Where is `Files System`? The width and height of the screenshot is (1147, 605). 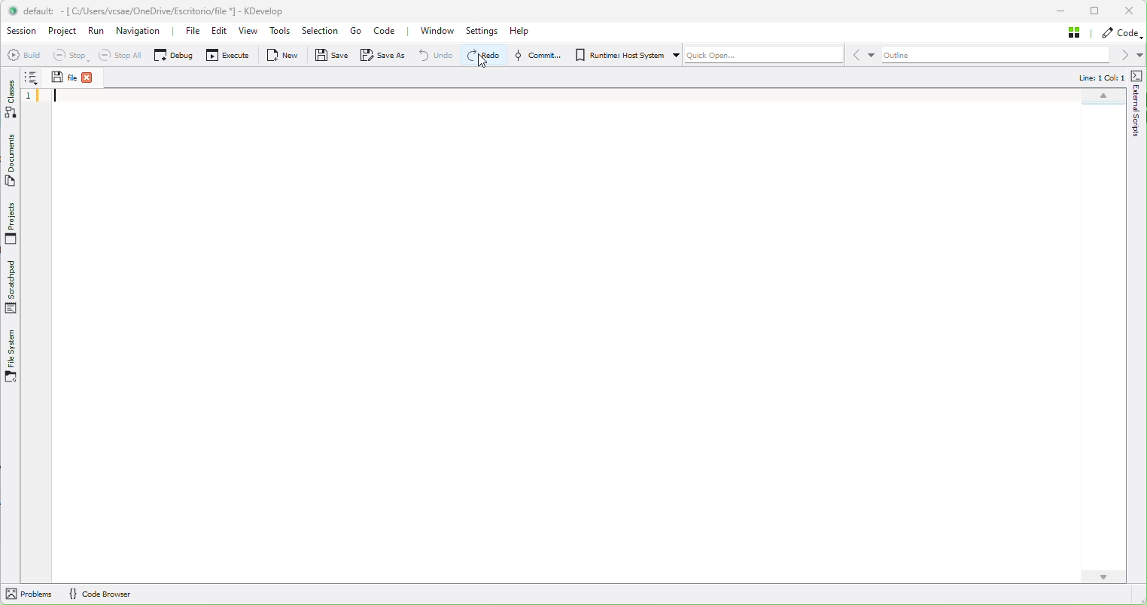
Files System is located at coordinates (15, 359).